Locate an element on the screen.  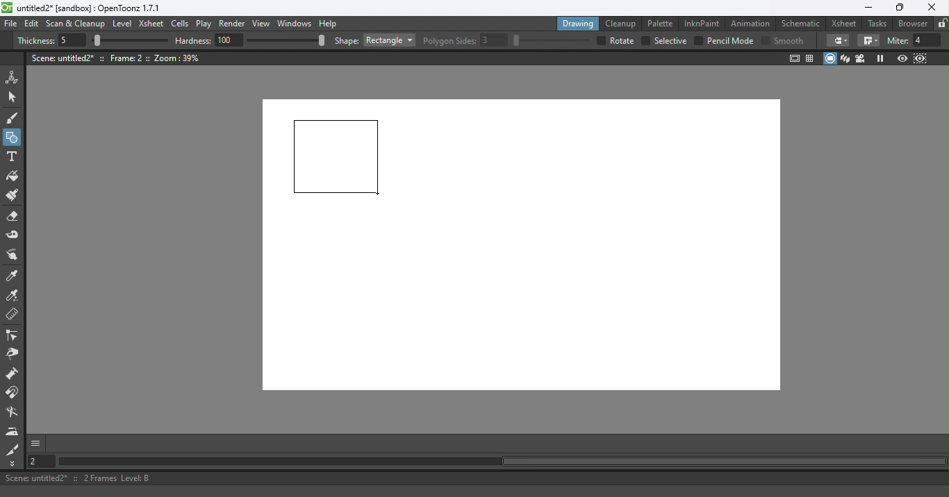
Selection tool is located at coordinates (15, 96).